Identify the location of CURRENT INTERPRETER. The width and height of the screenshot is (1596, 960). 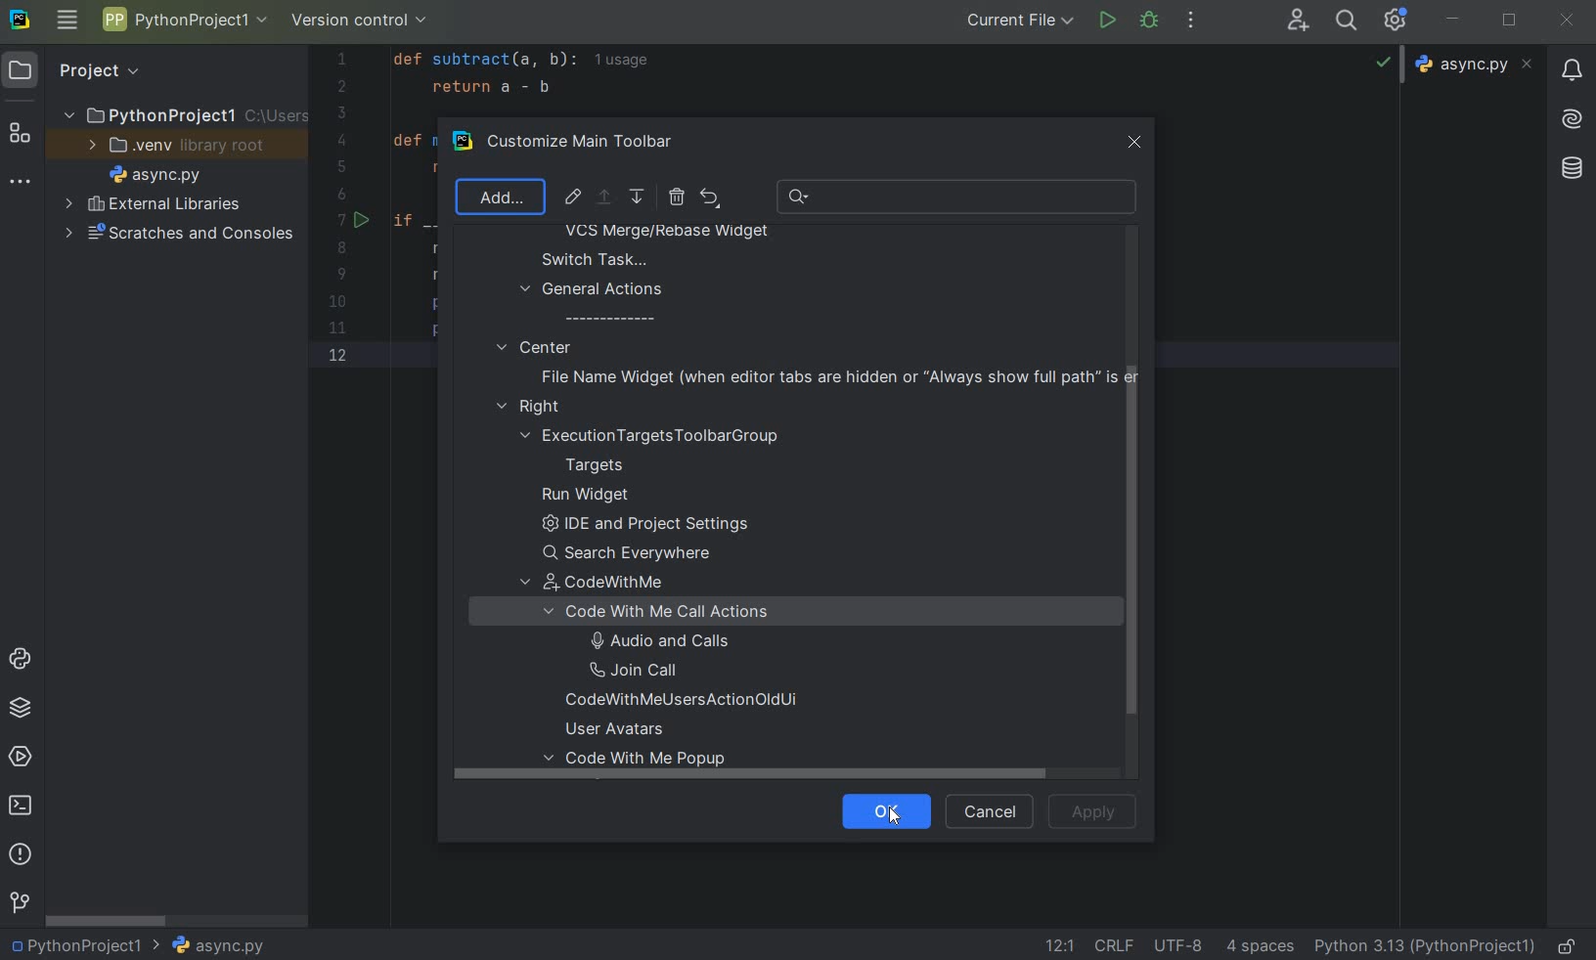
(1424, 945).